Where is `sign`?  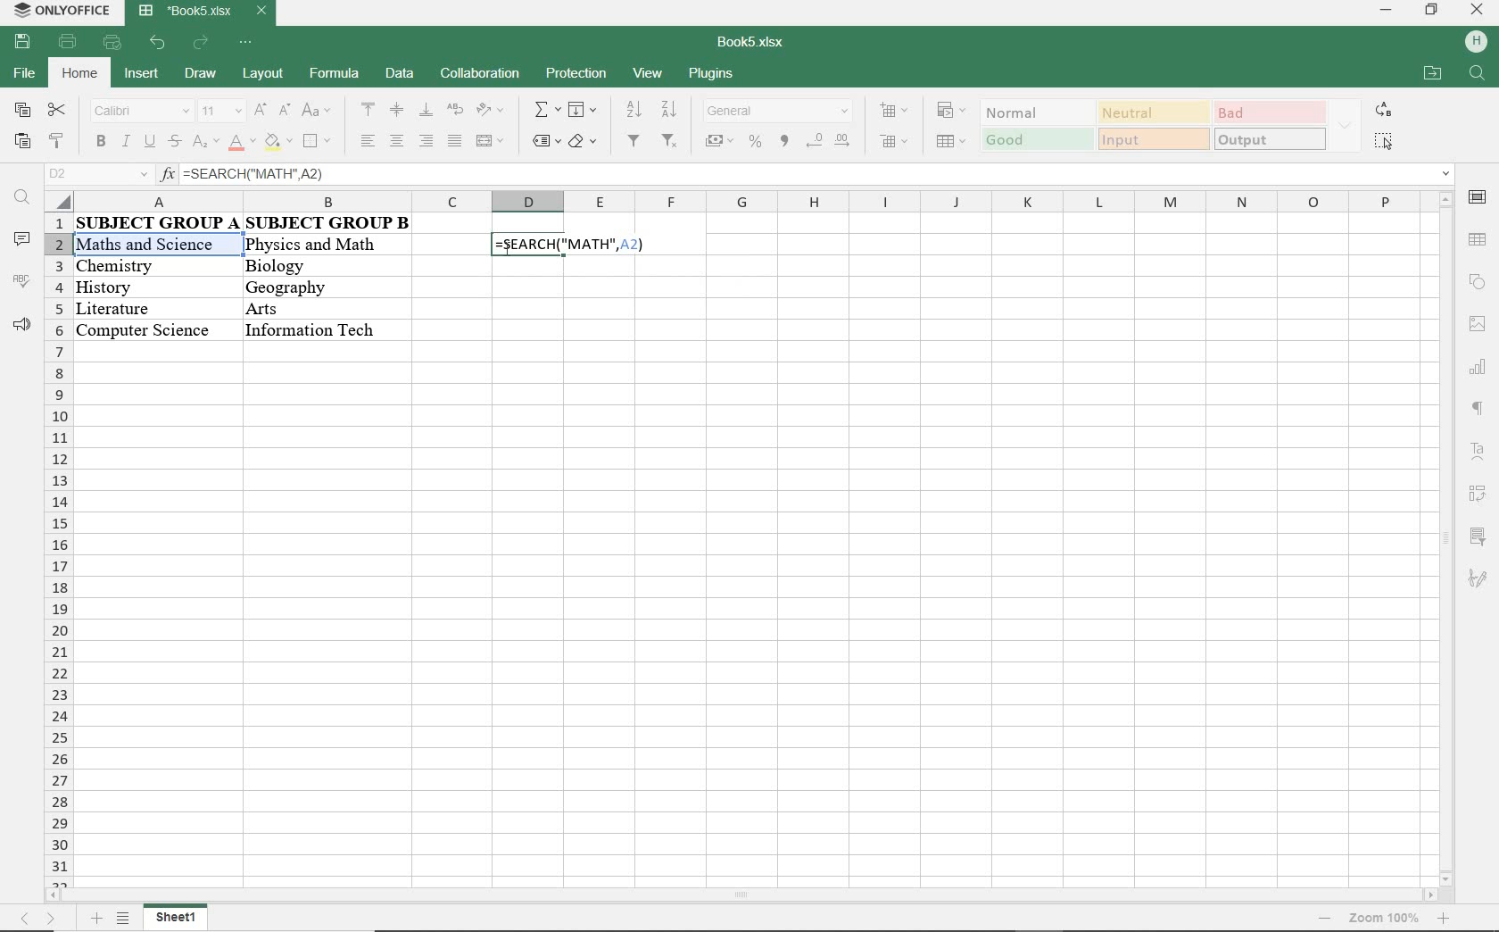 sign is located at coordinates (1478, 38).